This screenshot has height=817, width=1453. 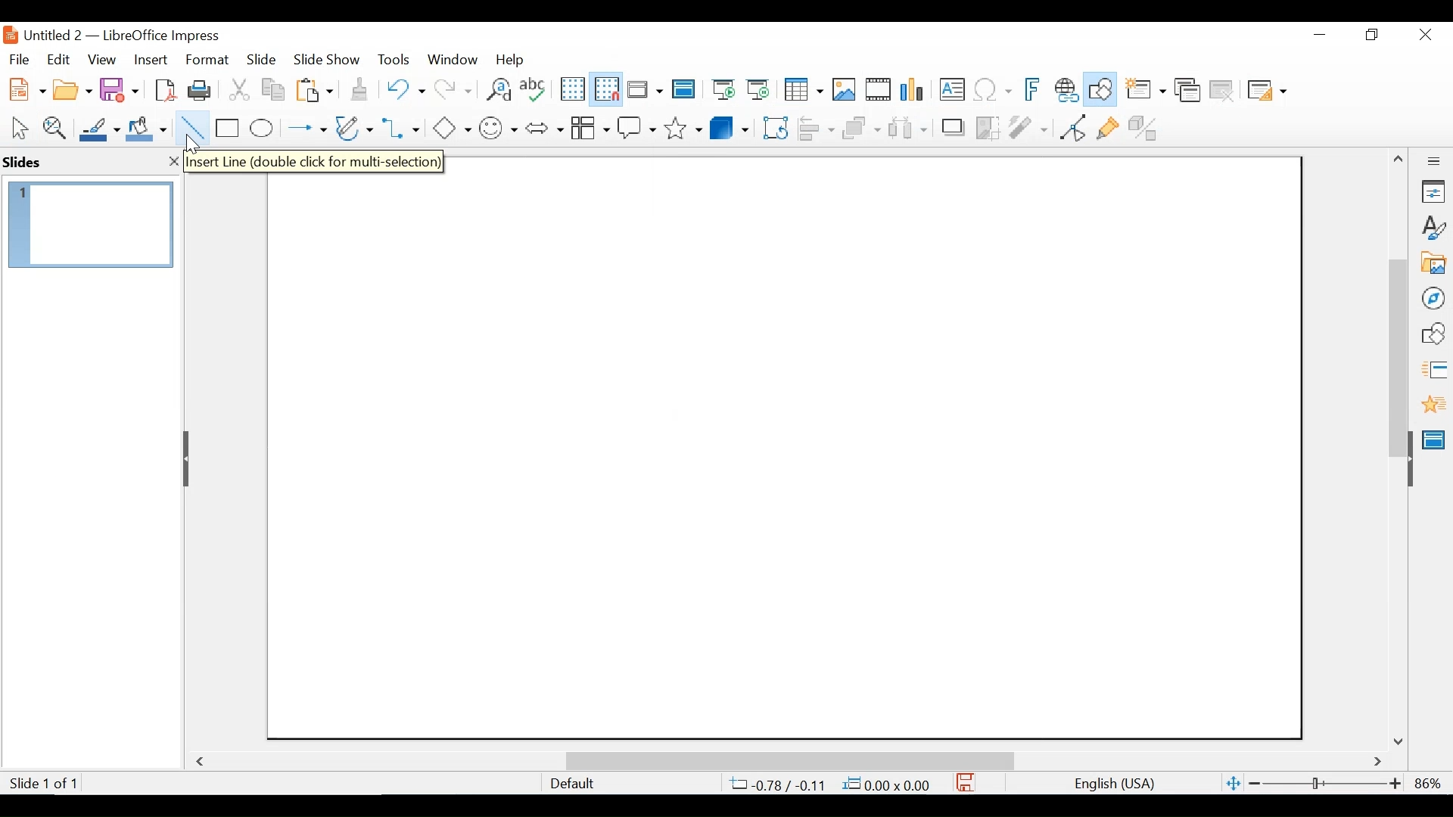 I want to click on Display Grid, so click(x=571, y=89).